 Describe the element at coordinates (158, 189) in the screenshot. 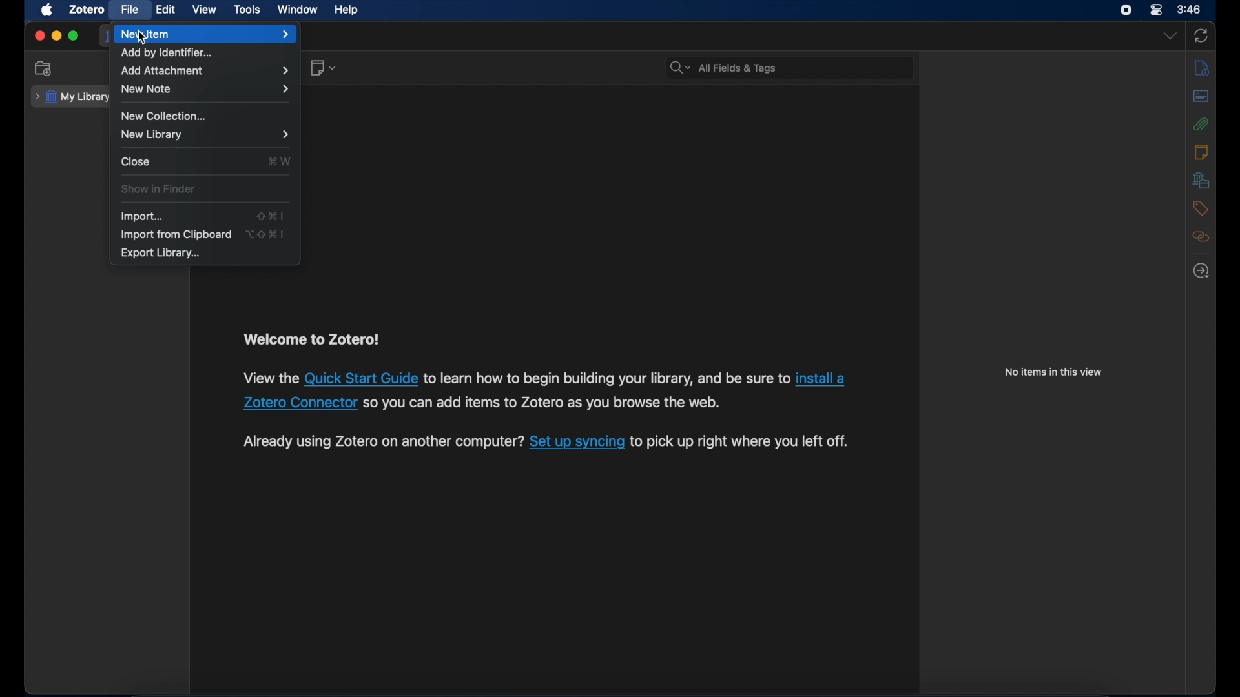

I see `show in finder` at that location.